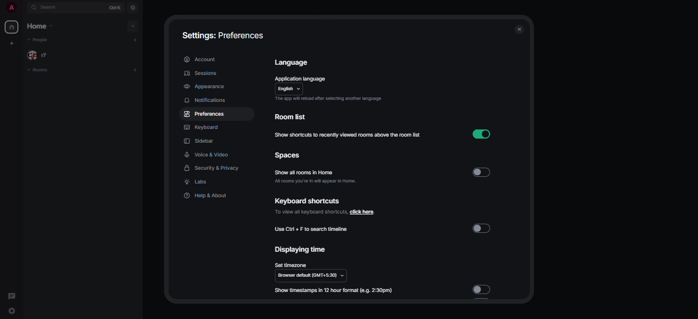 This screenshot has height=319, width=698. I want to click on account, so click(201, 58).